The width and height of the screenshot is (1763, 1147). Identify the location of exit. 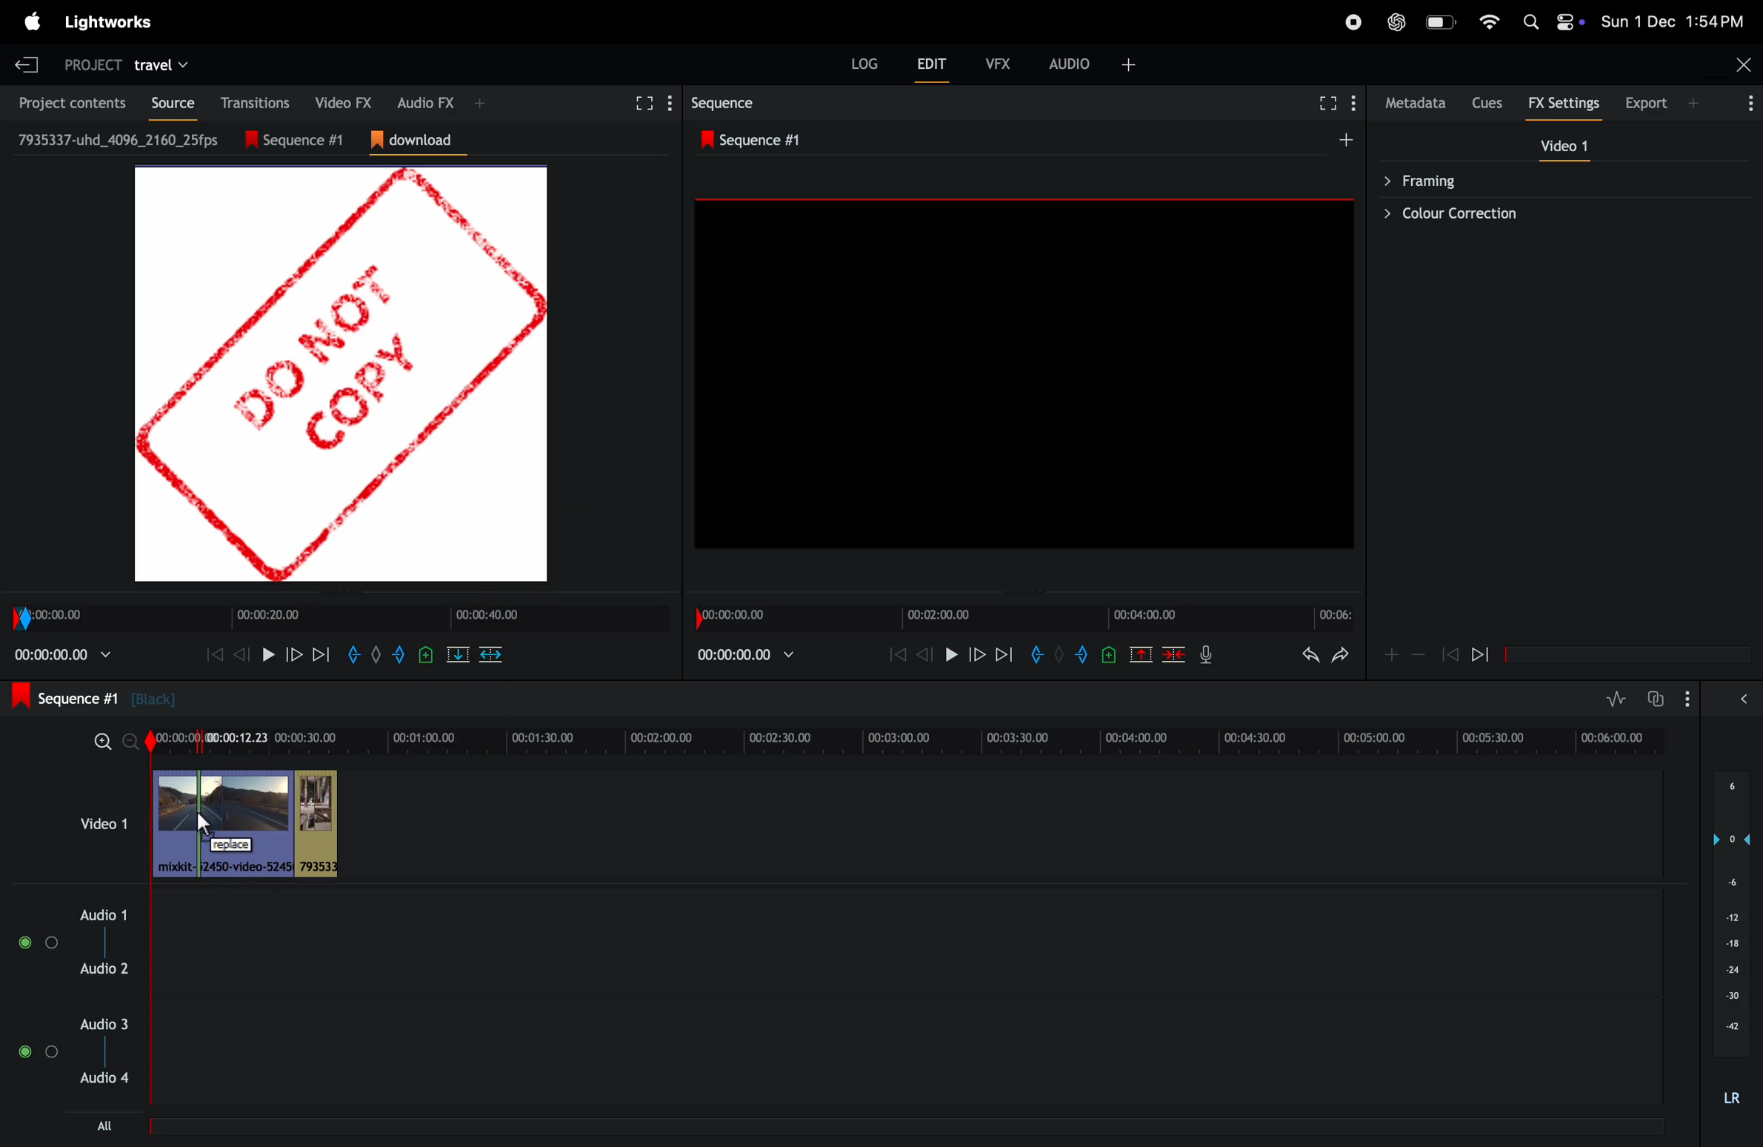
(27, 64).